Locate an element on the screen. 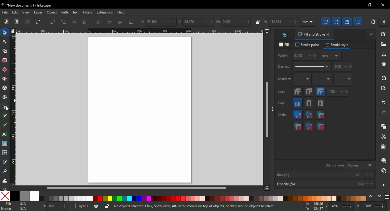 This screenshot has height=211, width=390. rotation is located at coordinates (371, 206).